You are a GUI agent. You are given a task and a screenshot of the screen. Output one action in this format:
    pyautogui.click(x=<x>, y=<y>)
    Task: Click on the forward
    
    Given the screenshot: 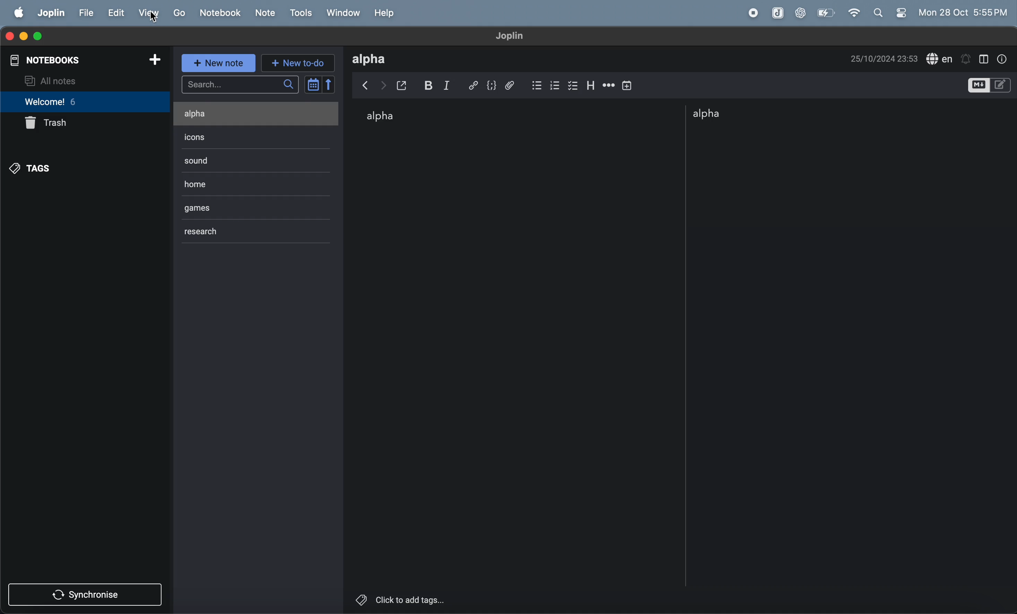 What is the action you would take?
    pyautogui.click(x=383, y=84)
    